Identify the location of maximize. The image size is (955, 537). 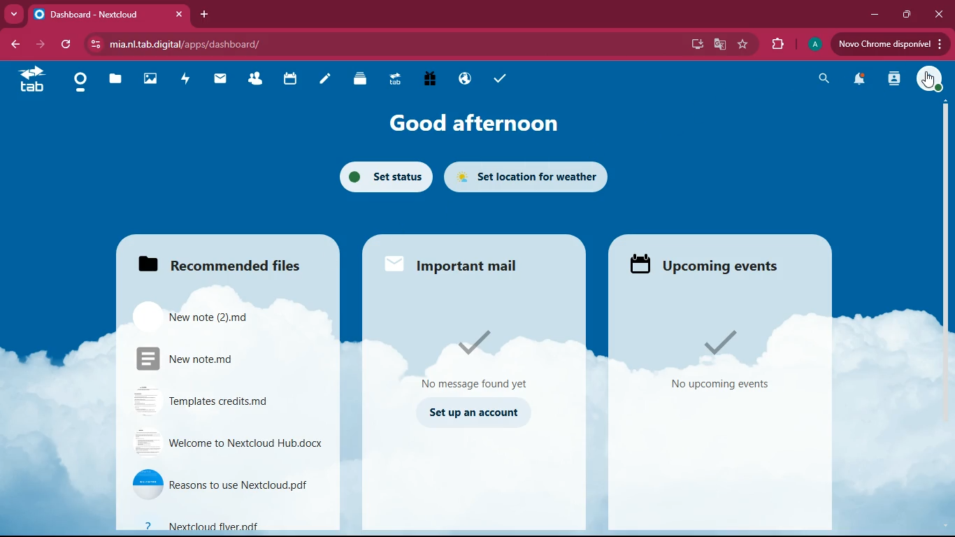
(908, 15).